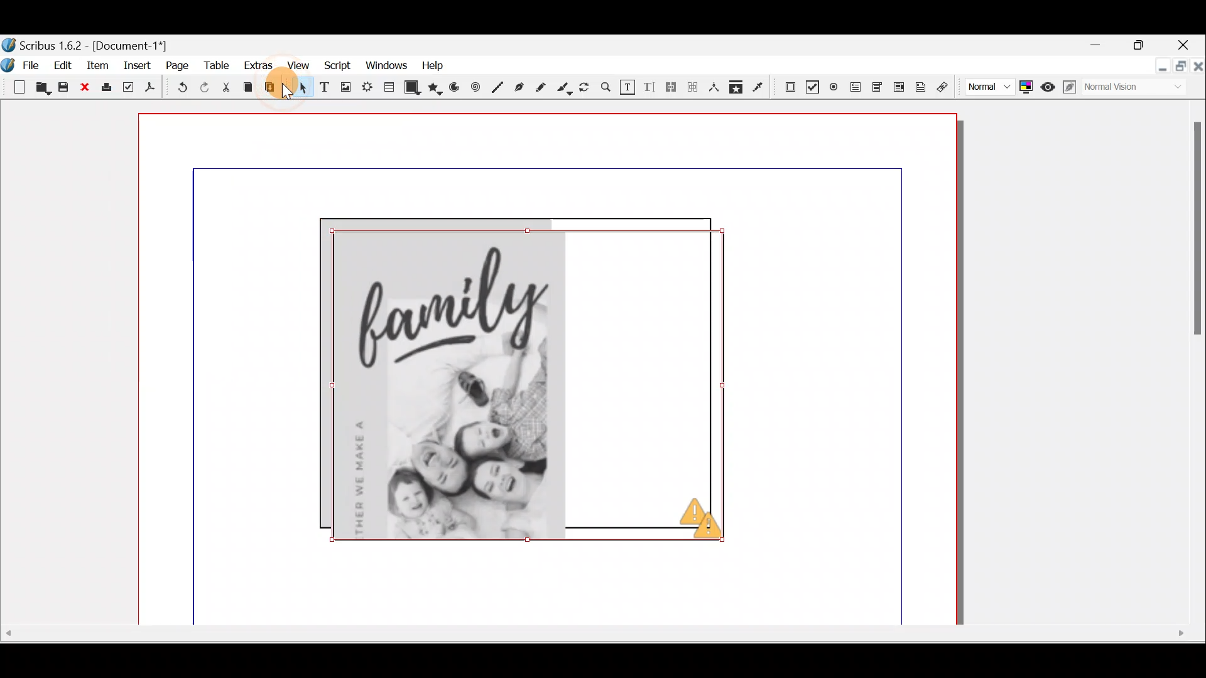 The height and width of the screenshot is (678, 1206). What do you see at coordinates (176, 68) in the screenshot?
I see `Page` at bounding box center [176, 68].